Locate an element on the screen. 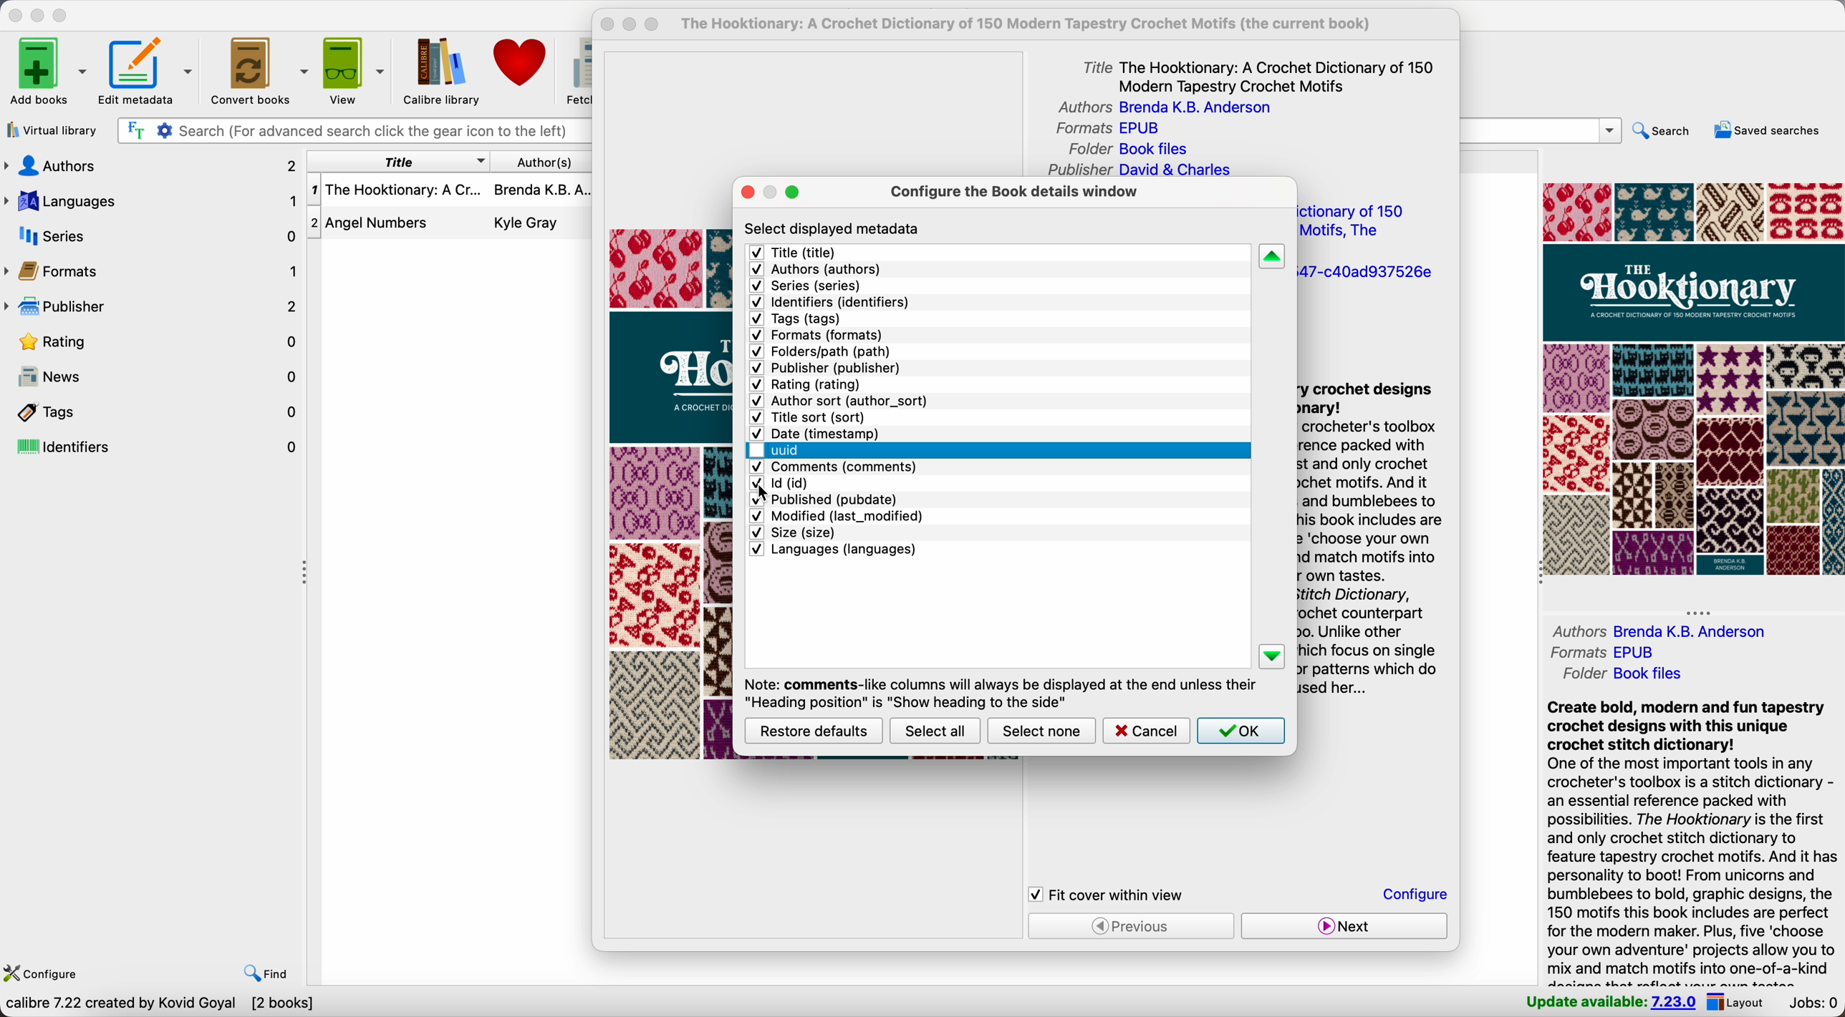  donate is located at coordinates (523, 63).